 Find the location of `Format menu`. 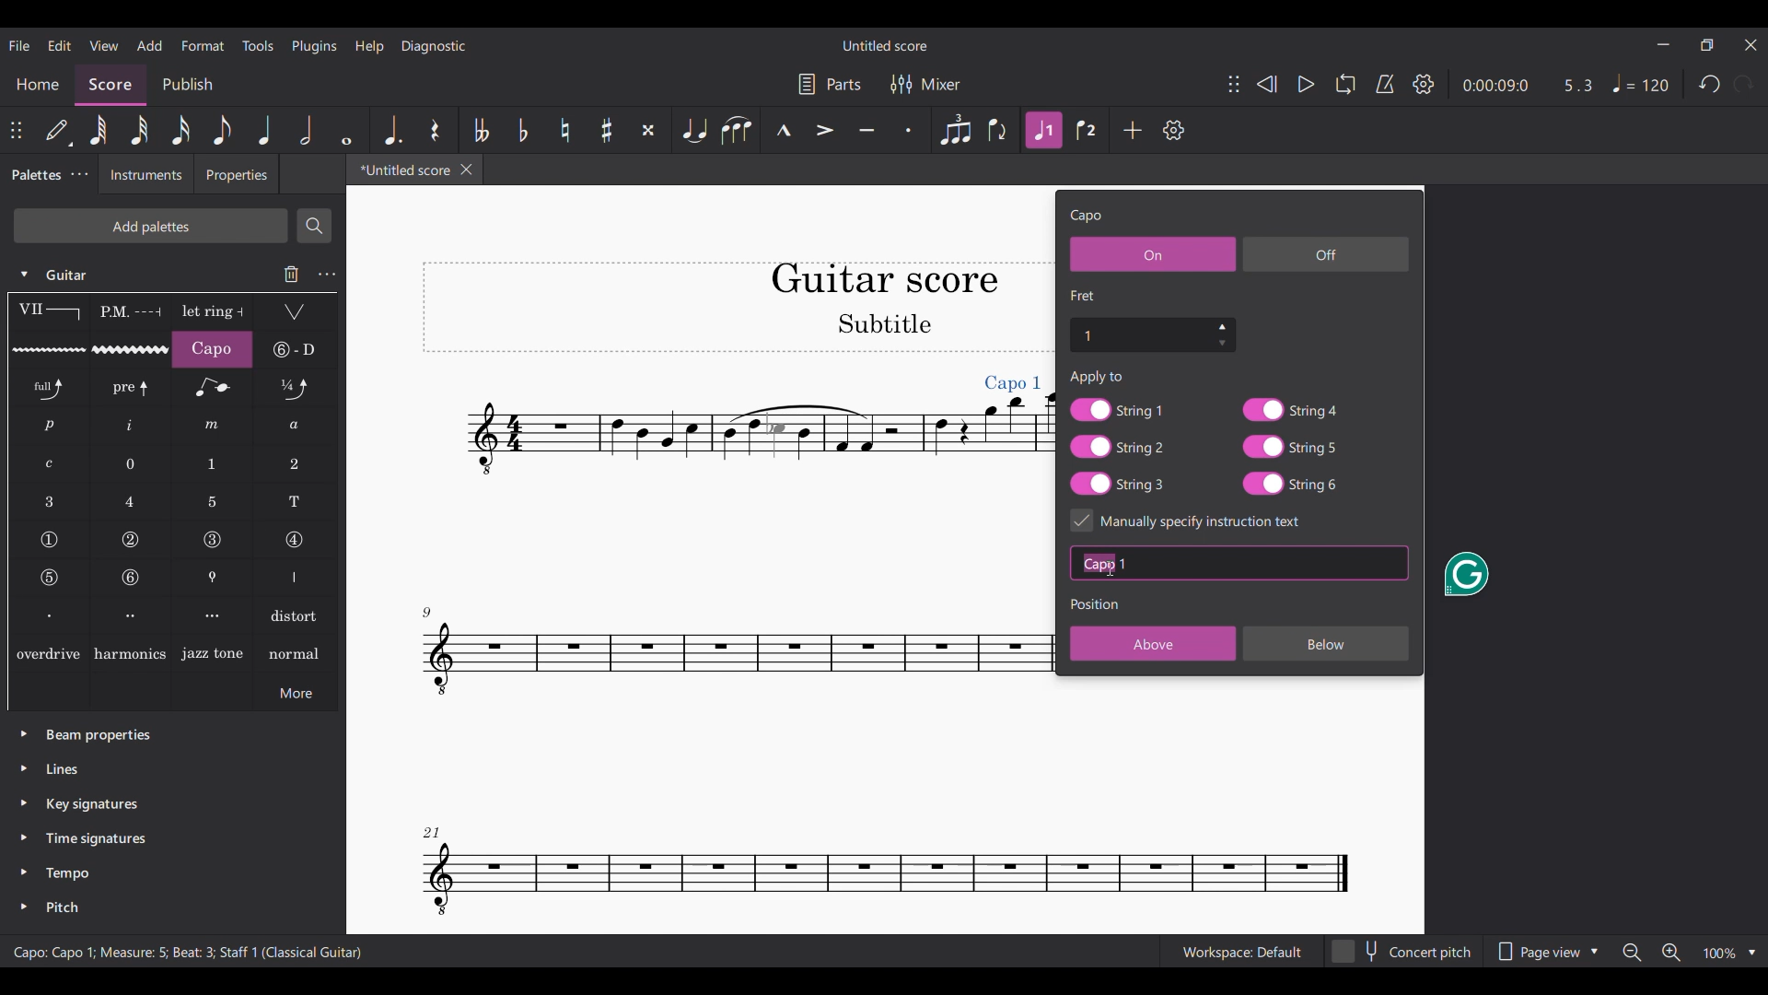

Format menu is located at coordinates (203, 45).